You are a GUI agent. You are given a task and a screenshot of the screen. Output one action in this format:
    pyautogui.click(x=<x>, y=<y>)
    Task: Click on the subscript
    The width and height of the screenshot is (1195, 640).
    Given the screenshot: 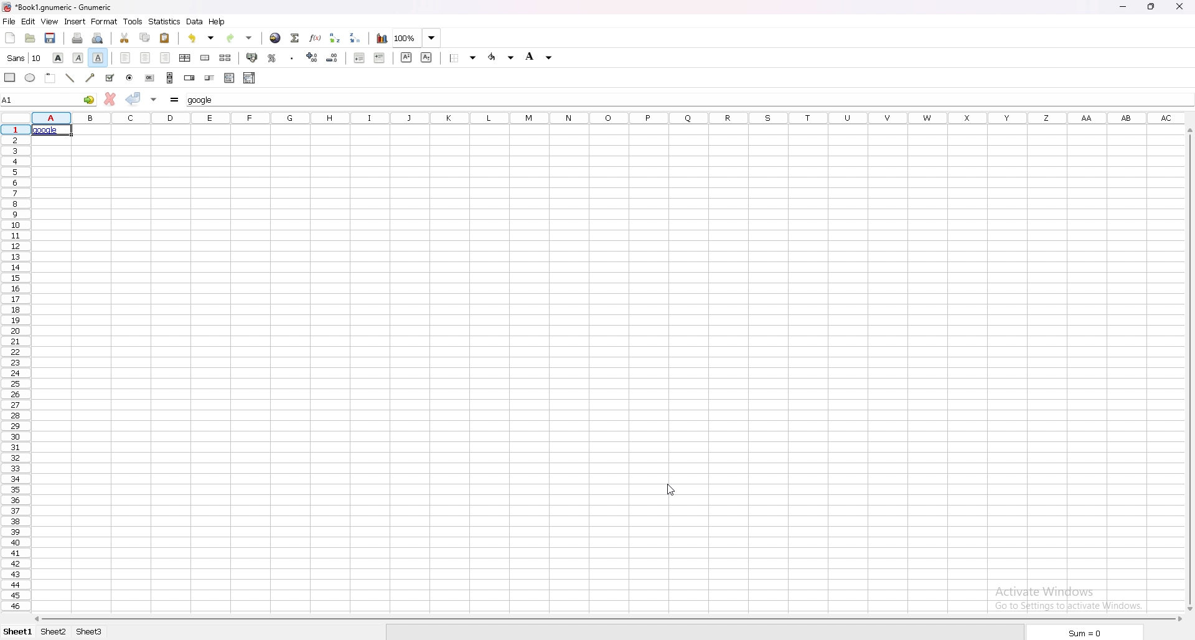 What is the action you would take?
    pyautogui.click(x=428, y=57)
    